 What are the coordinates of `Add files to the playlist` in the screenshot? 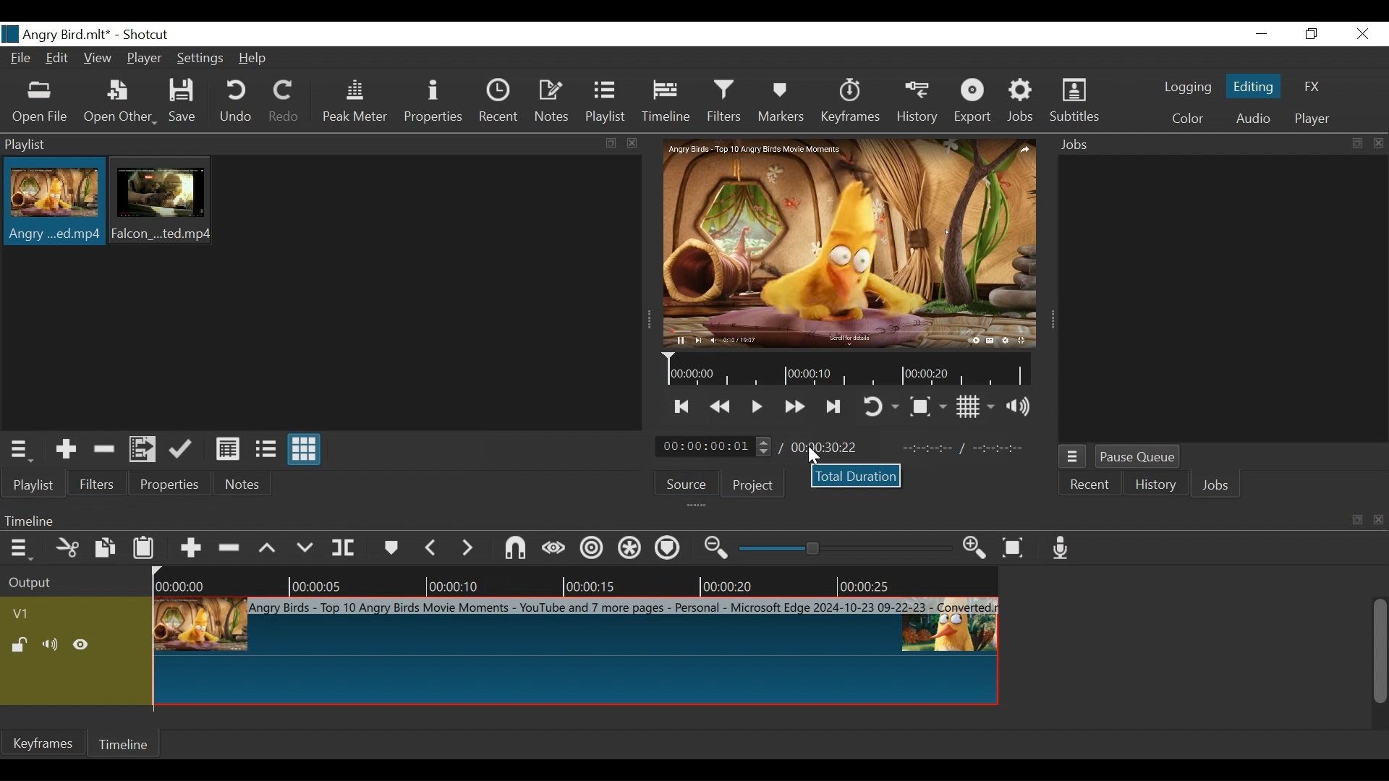 It's located at (144, 449).